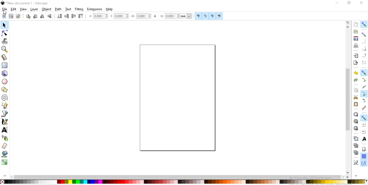 The height and width of the screenshot is (185, 368). I want to click on enable snapping, so click(364, 24).